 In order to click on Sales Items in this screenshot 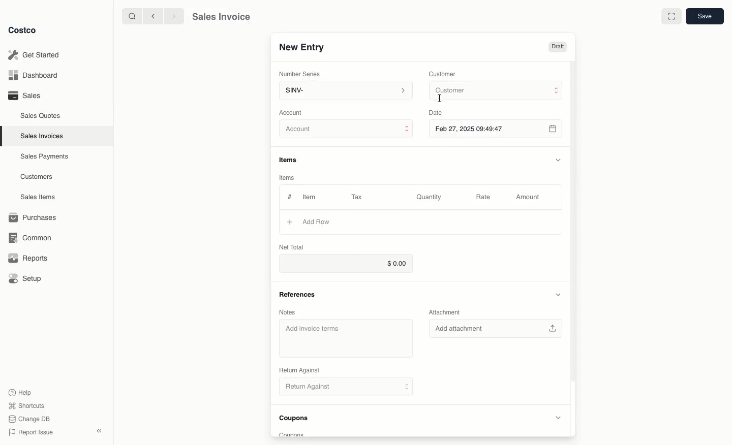, I will do `click(39, 196)`.